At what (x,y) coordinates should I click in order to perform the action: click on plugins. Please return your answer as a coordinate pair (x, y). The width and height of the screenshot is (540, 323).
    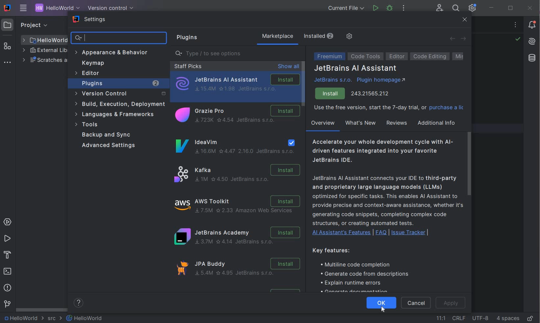
    Looking at the image, I should click on (121, 83).